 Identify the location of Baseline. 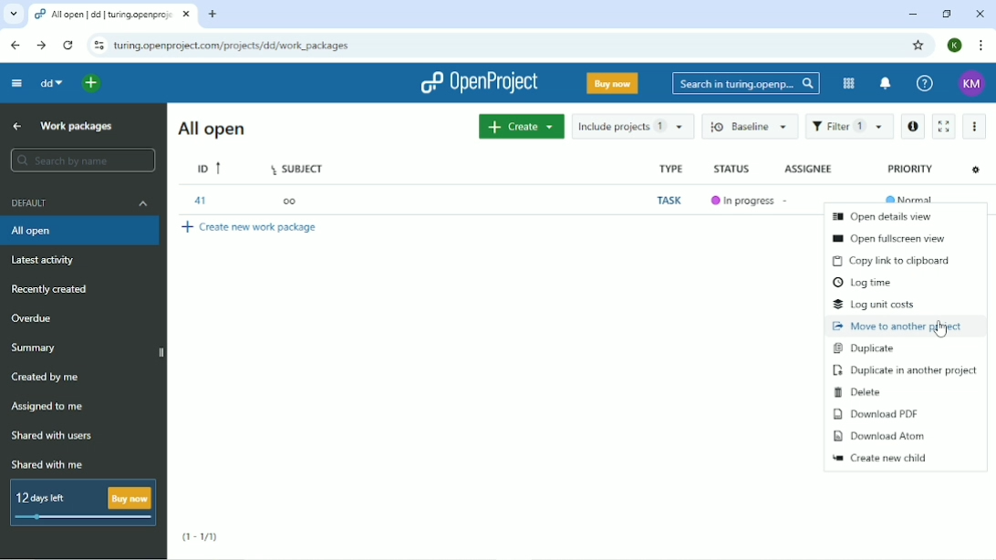
(751, 127).